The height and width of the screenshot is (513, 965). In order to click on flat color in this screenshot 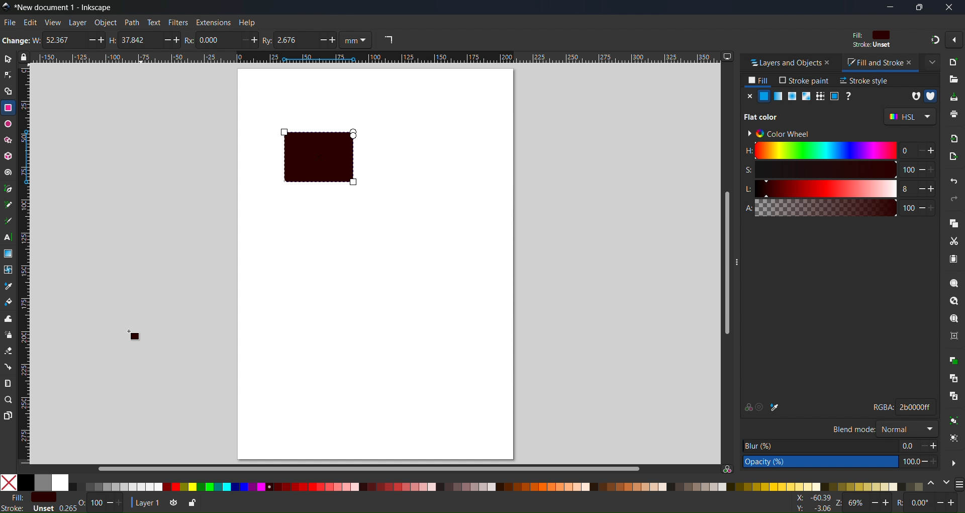, I will do `click(765, 116)`.